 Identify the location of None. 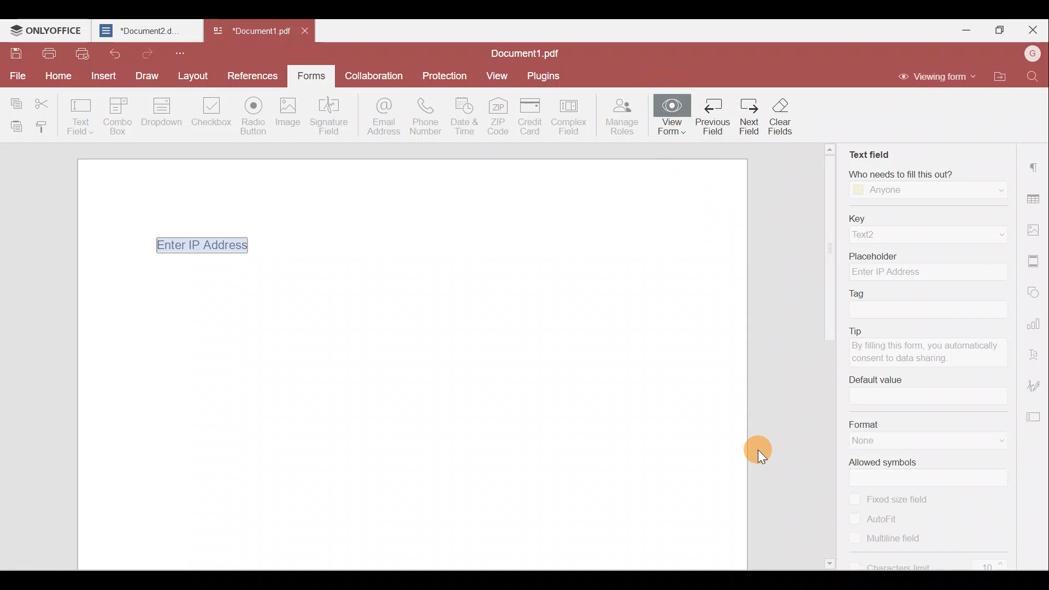
(880, 441).